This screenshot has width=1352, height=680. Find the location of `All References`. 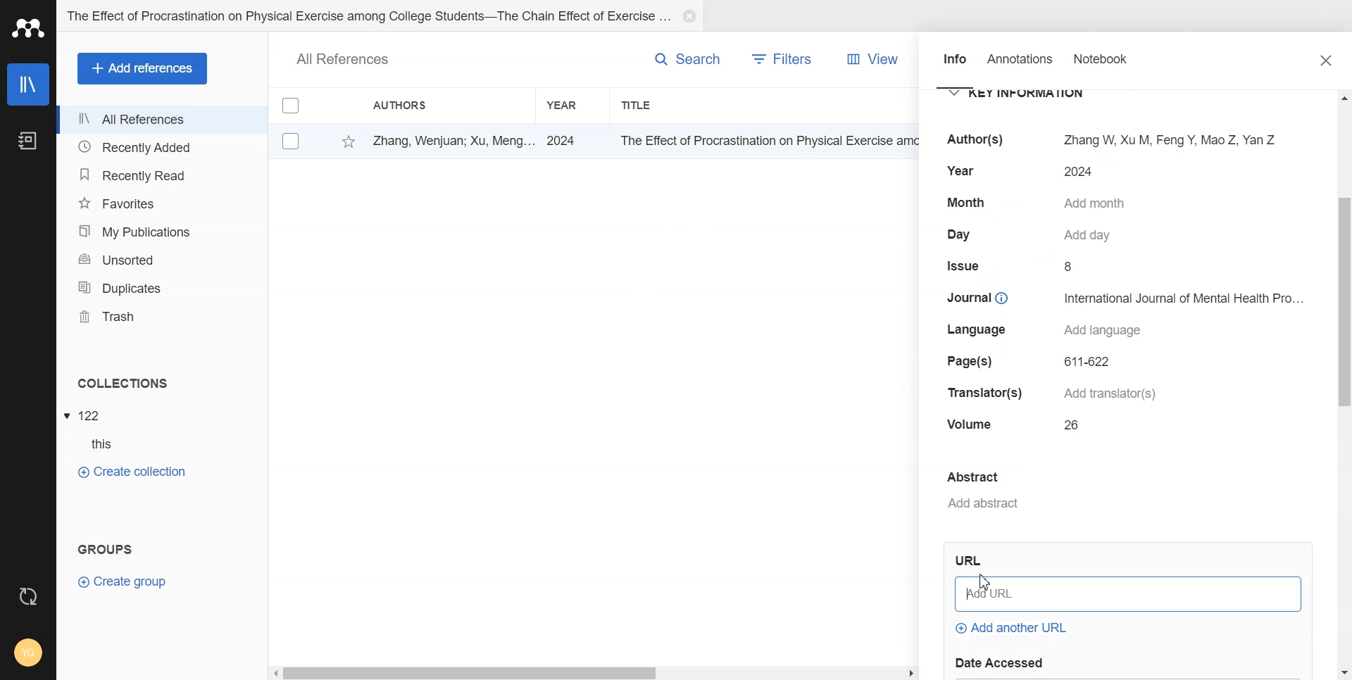

All References is located at coordinates (161, 120).